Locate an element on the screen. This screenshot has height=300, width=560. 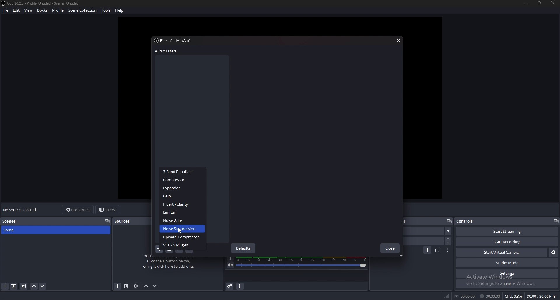
filter for 'mic/aux' is located at coordinates (174, 41).